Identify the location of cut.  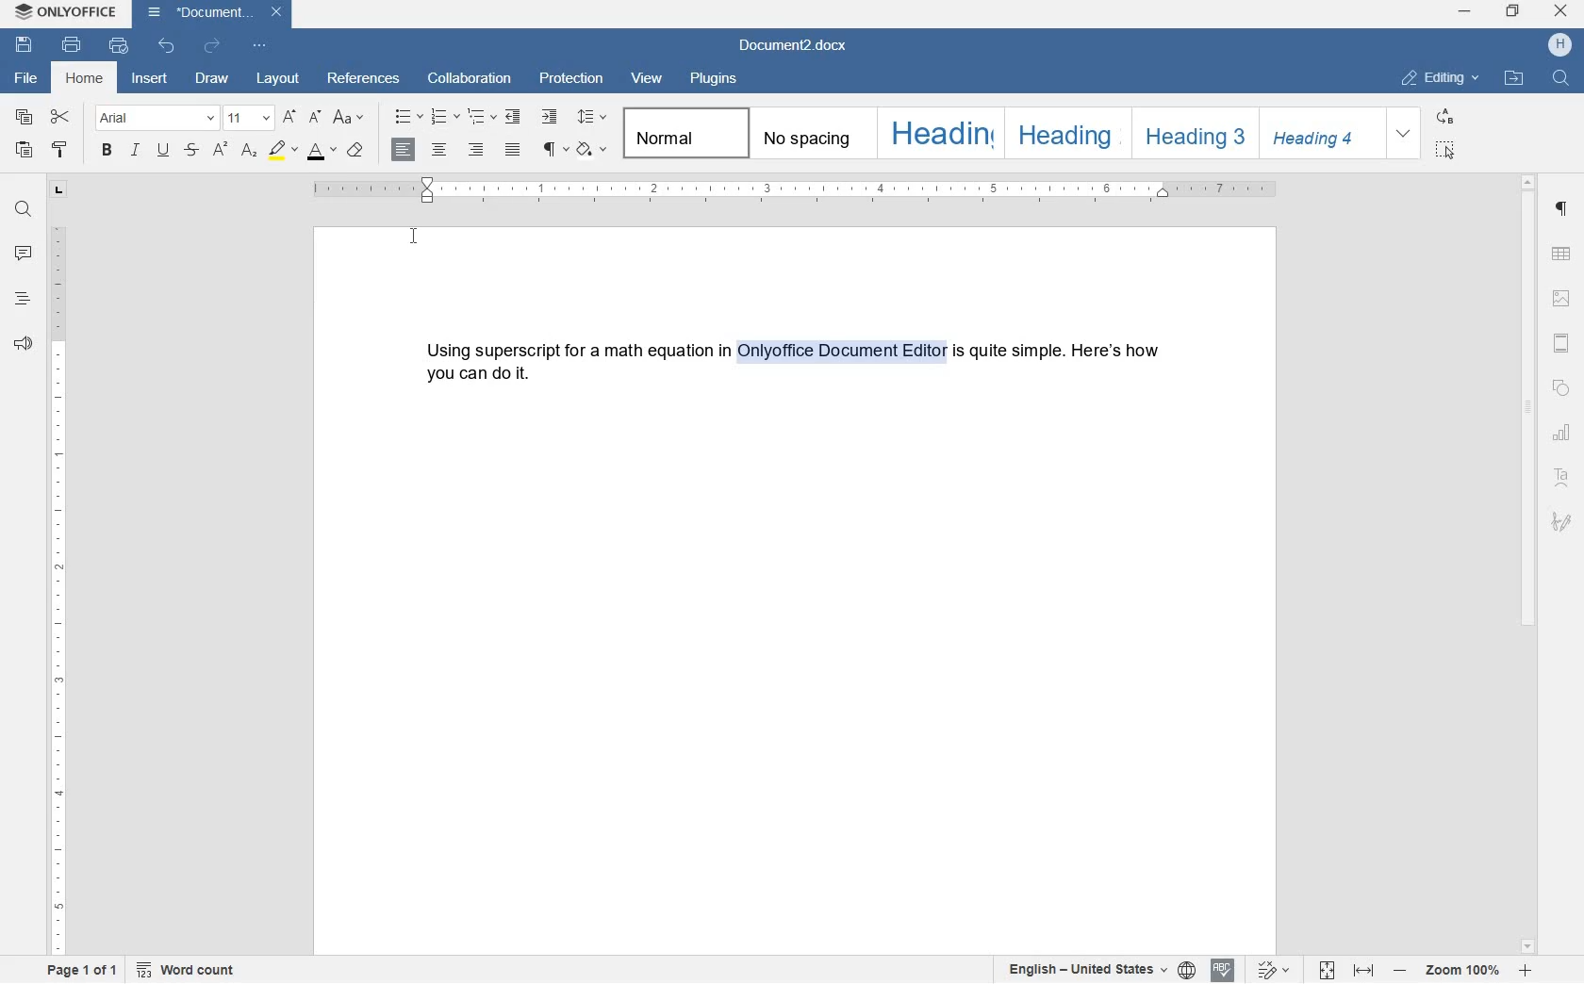
(61, 116).